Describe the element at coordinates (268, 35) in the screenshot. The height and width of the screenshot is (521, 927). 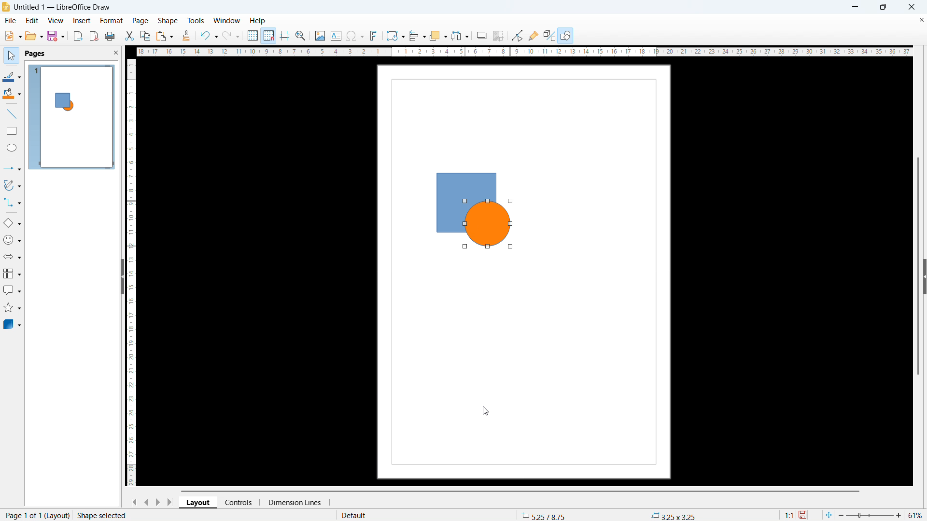
I see `snap to grid` at that location.